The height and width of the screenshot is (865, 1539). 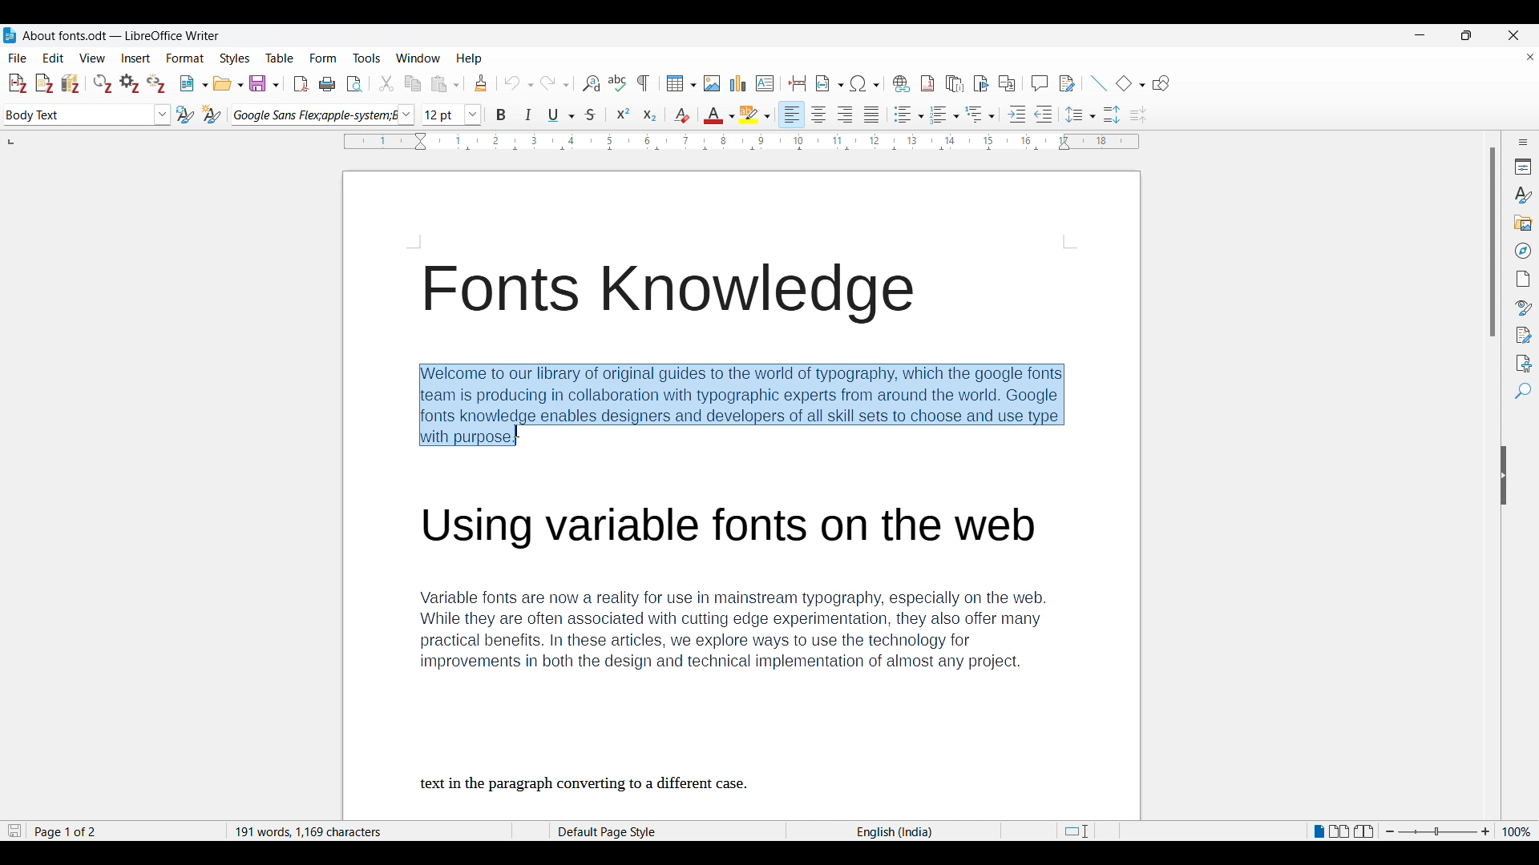 I want to click on Paste, so click(x=445, y=84).